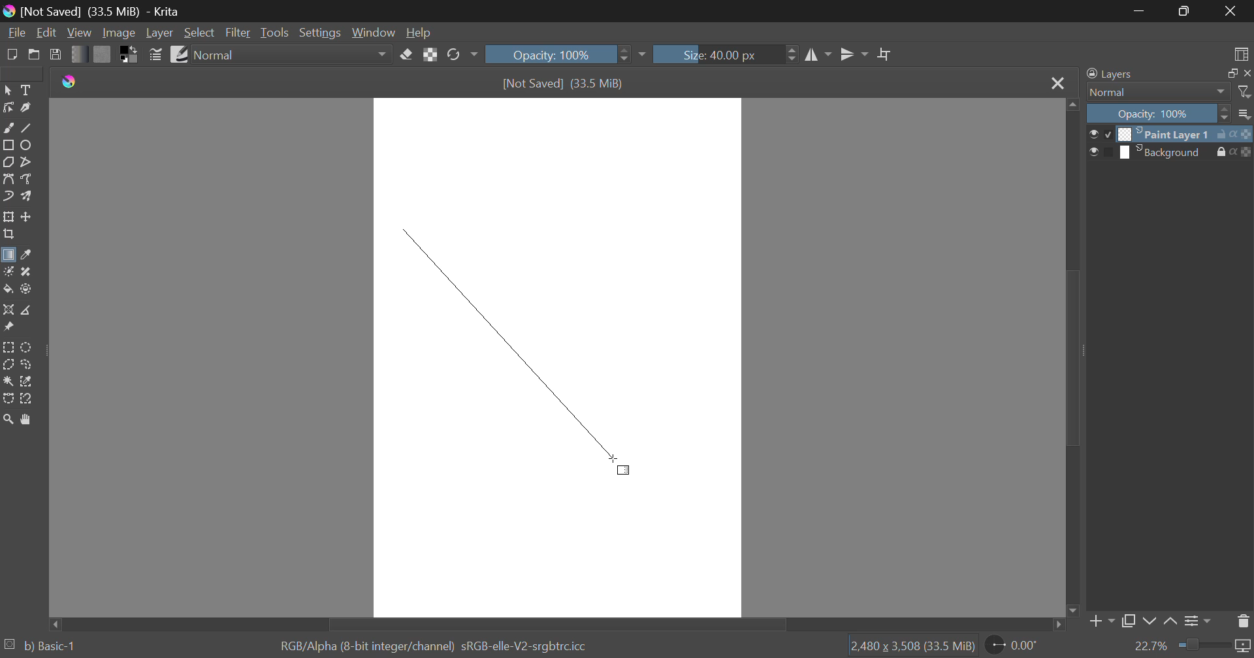 The height and width of the screenshot is (658, 1254). Describe the element at coordinates (80, 54) in the screenshot. I see `Gradient` at that location.